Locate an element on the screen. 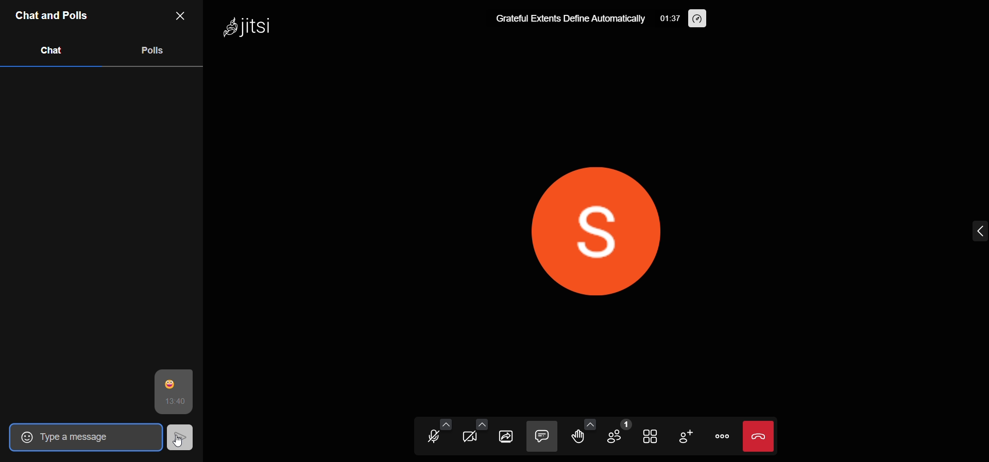 The image size is (989, 462). expand is located at coordinates (963, 229).